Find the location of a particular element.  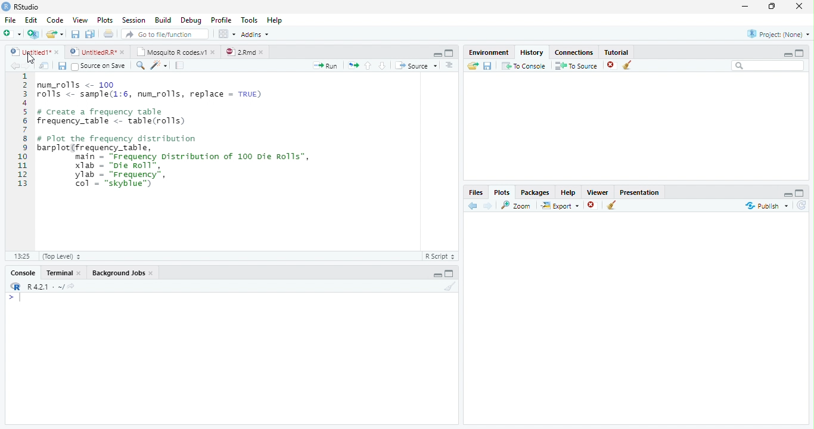

Viewer is located at coordinates (597, 191).